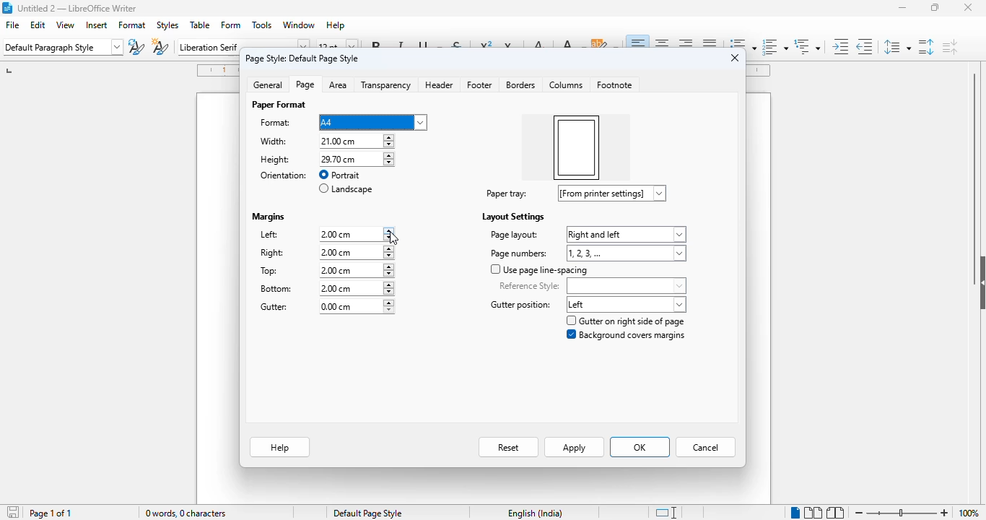 This screenshot has height=520, width=986. Describe the element at coordinates (389, 271) in the screenshot. I see `increment or decrement ` at that location.